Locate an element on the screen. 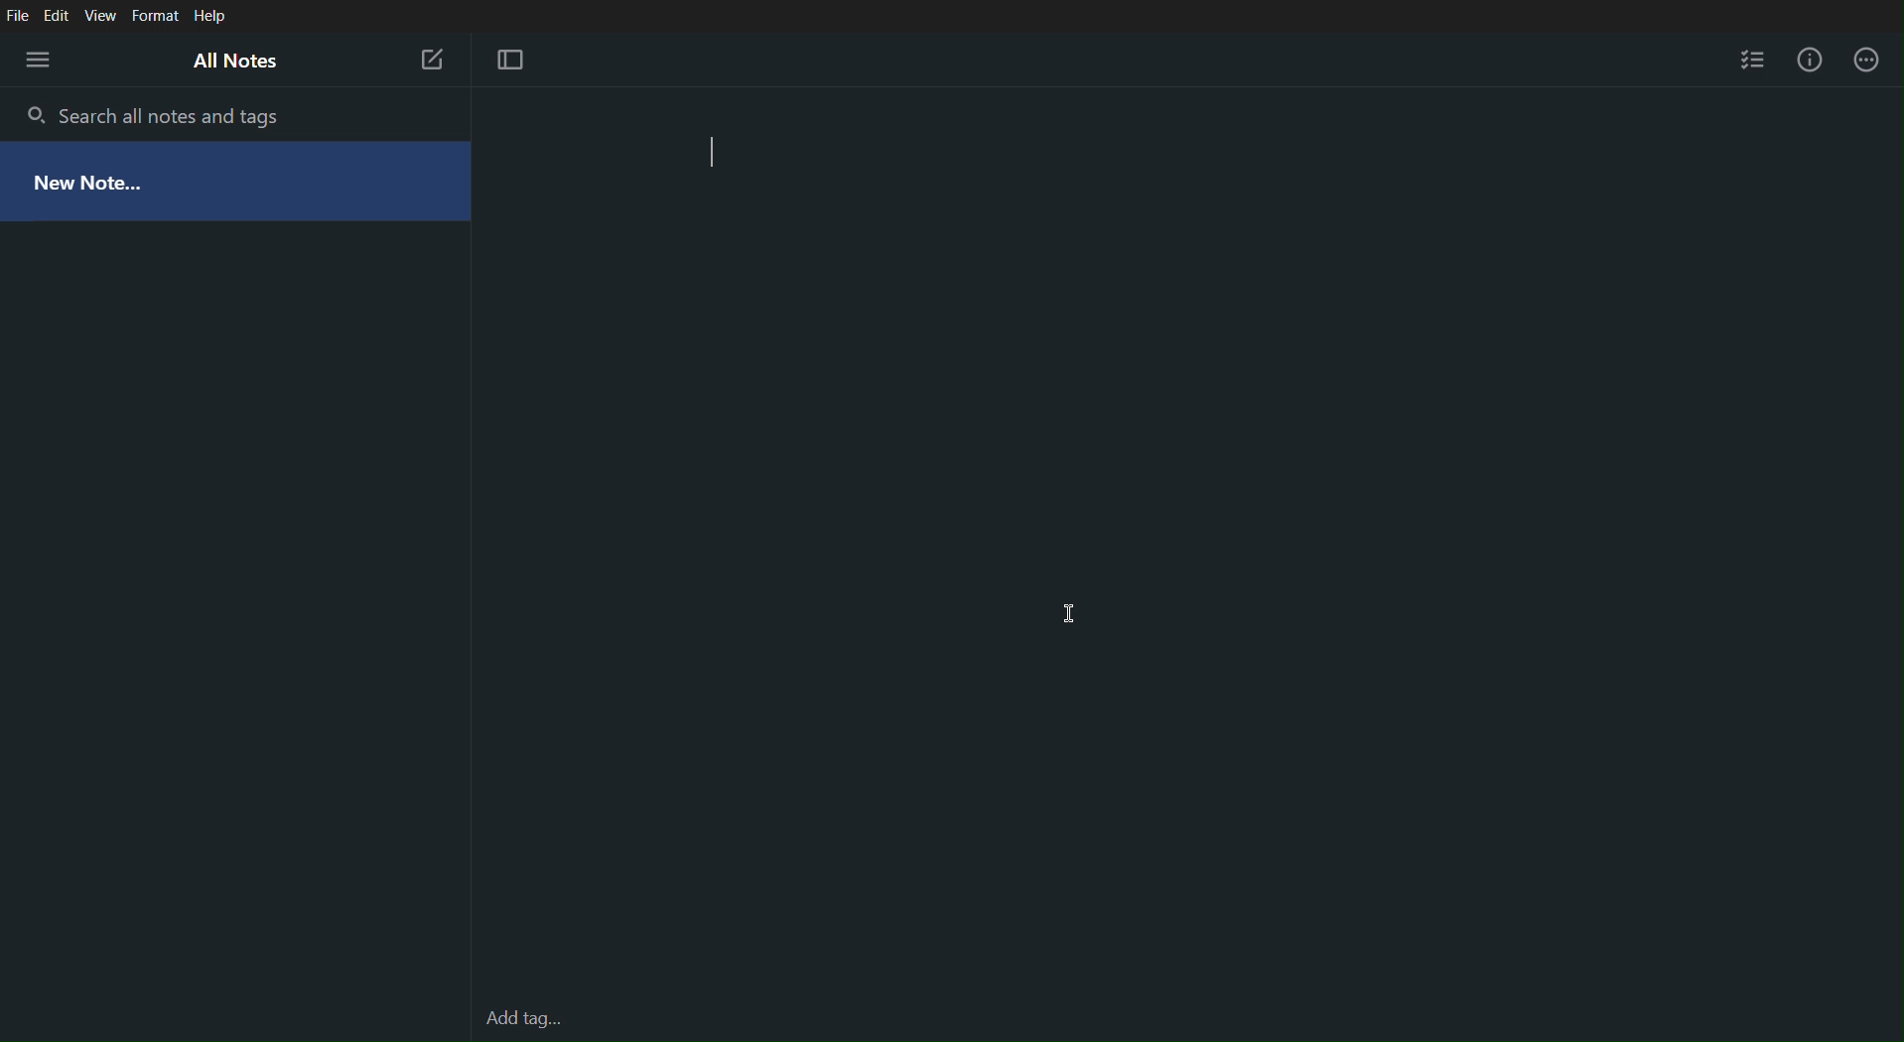  Format  is located at coordinates (157, 14).